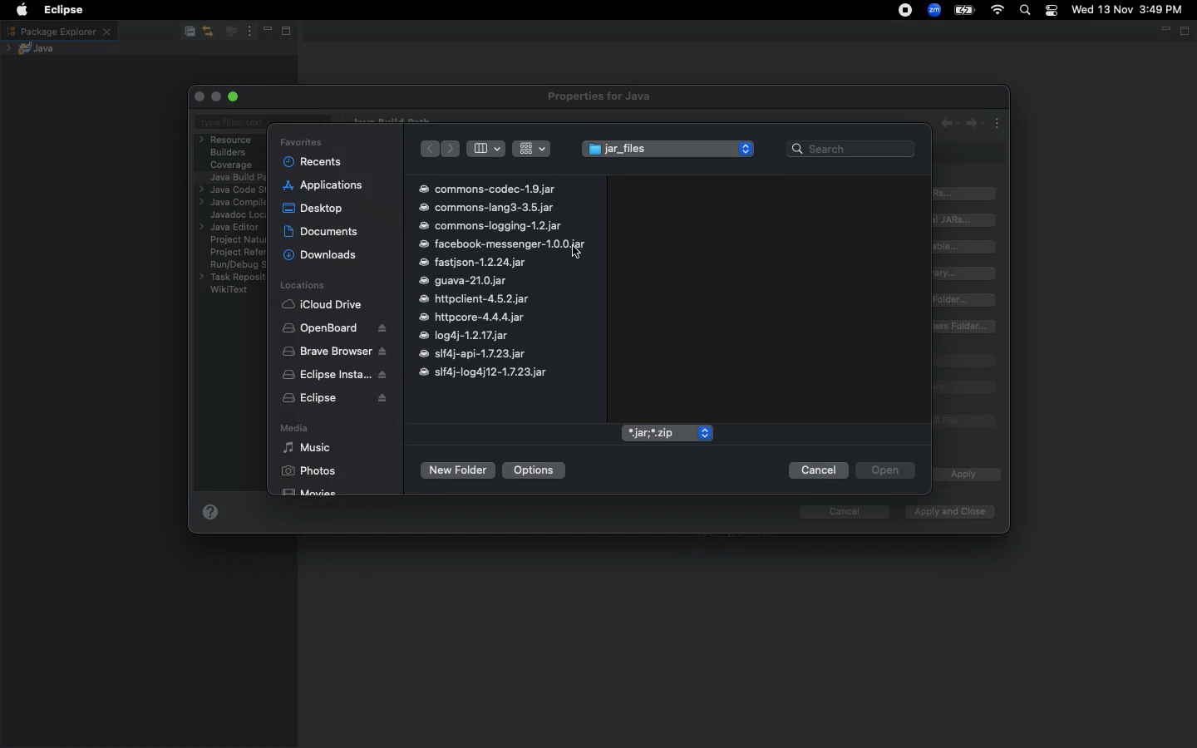  Describe the element at coordinates (236, 252) in the screenshot. I see `Project references ` at that location.